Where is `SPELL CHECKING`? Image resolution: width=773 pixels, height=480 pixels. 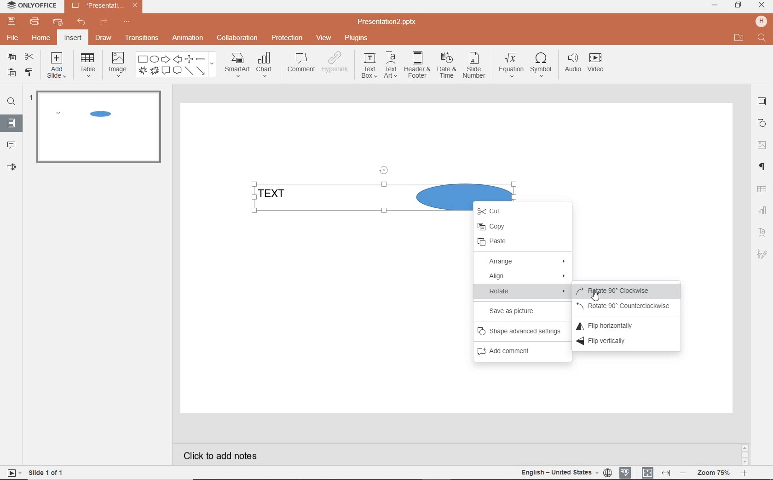 SPELL CHECKING is located at coordinates (626, 472).